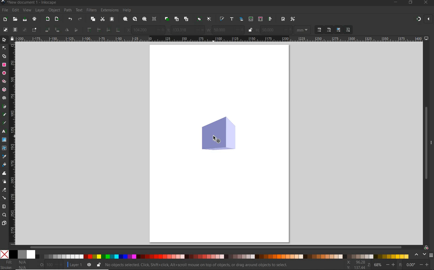  What do you see at coordinates (378, 265) in the screenshot?
I see `68` at bounding box center [378, 265].